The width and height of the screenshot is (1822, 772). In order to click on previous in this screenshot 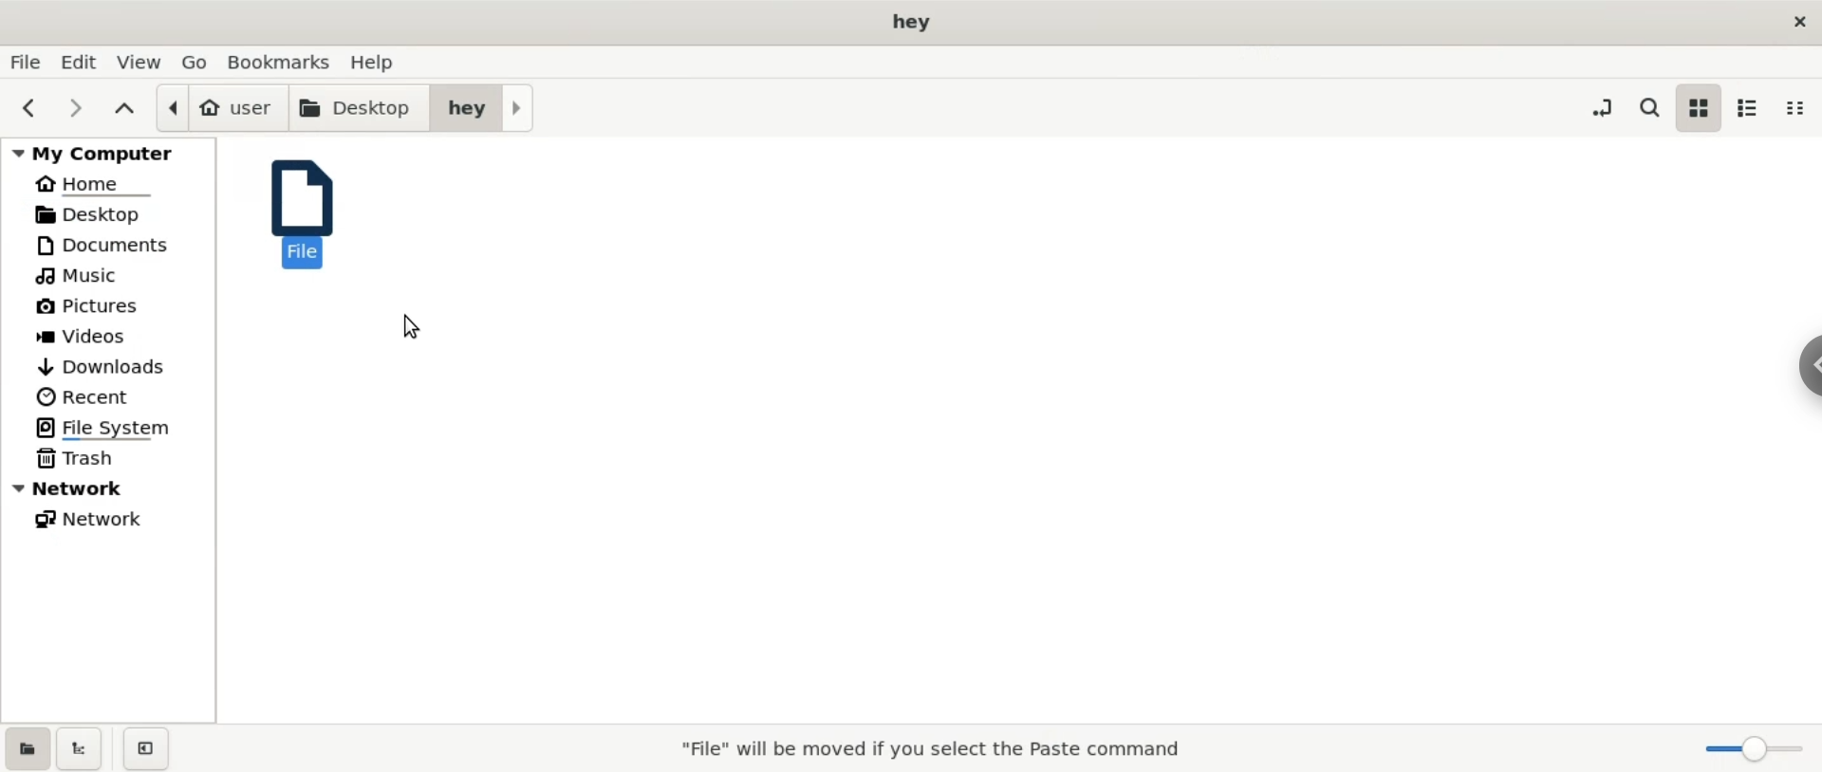, I will do `click(29, 109)`.